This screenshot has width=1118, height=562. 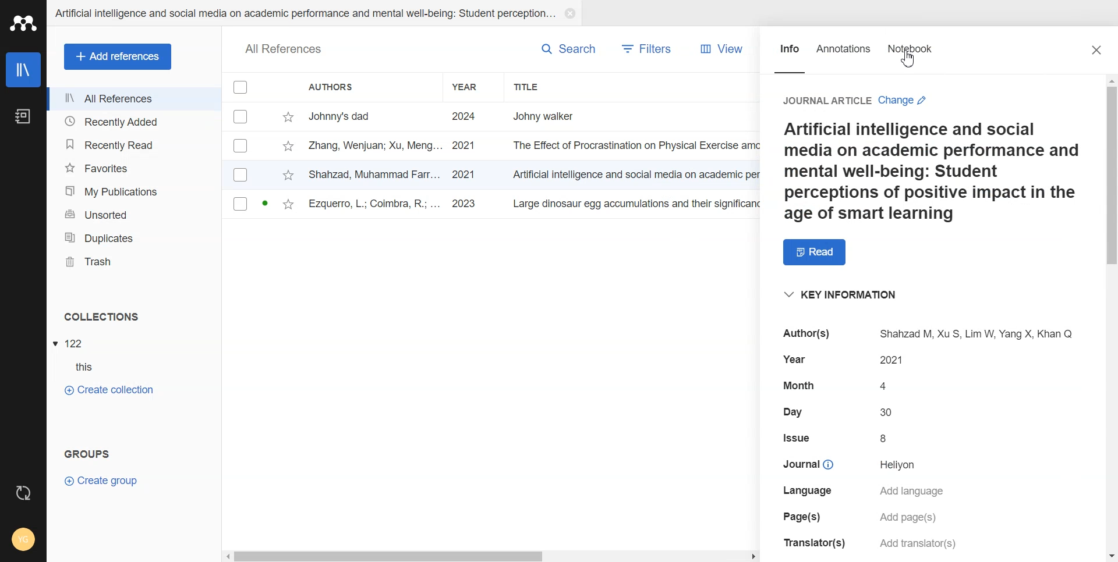 I want to click on Vertical scroll bar, so click(x=1111, y=319).